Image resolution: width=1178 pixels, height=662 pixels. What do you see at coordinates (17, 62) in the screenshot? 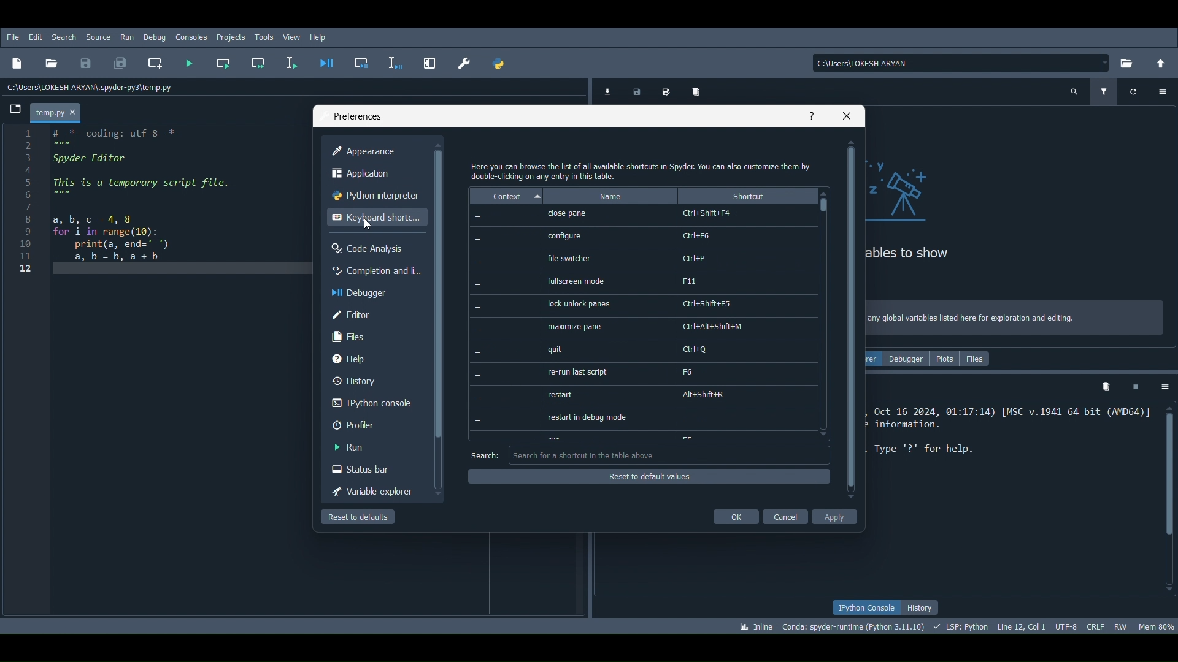
I see `New file (Ctrl + N)` at bounding box center [17, 62].